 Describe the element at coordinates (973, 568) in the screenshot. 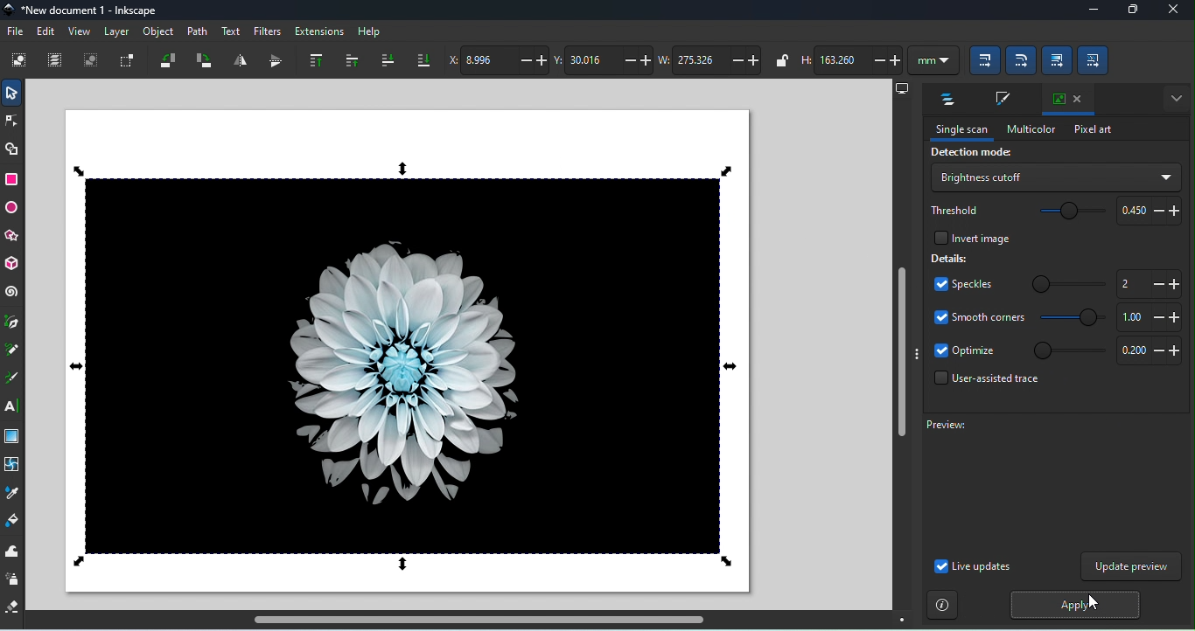

I see `Live updates` at that location.